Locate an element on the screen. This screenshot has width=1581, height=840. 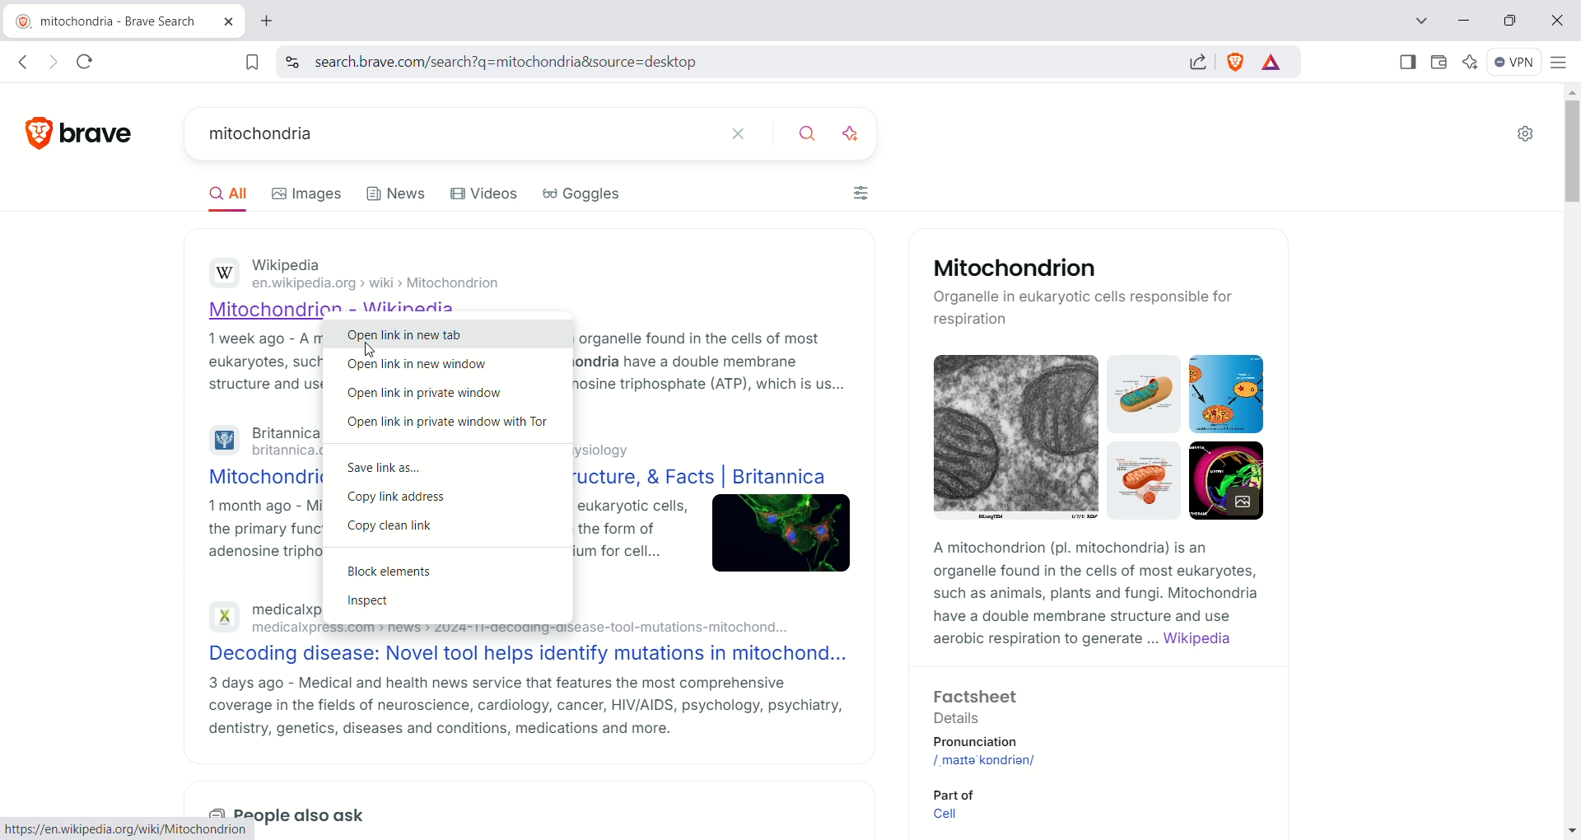
search bar is located at coordinates (439, 135).